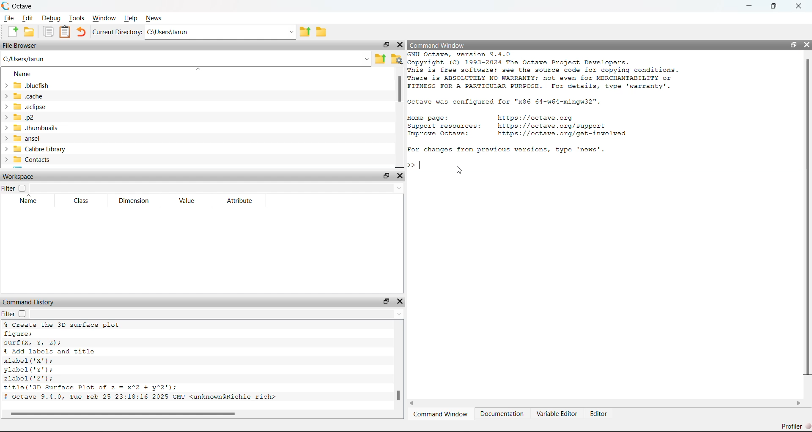  Describe the element at coordinates (518, 126) in the screenshot. I see `Home page: https: //octave.org
Support resources:  https://octave.org/support
Improve Octave: https: //octave.org/get-involved` at that location.